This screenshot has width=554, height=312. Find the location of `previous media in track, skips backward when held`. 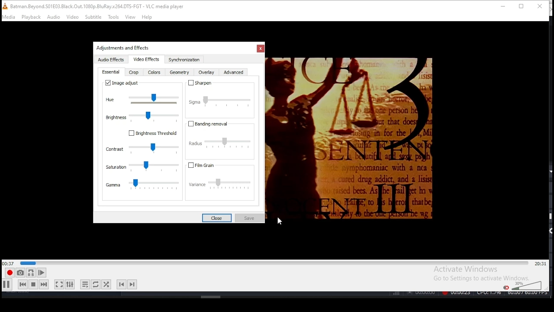

previous media in track, skips backward when held is located at coordinates (22, 285).